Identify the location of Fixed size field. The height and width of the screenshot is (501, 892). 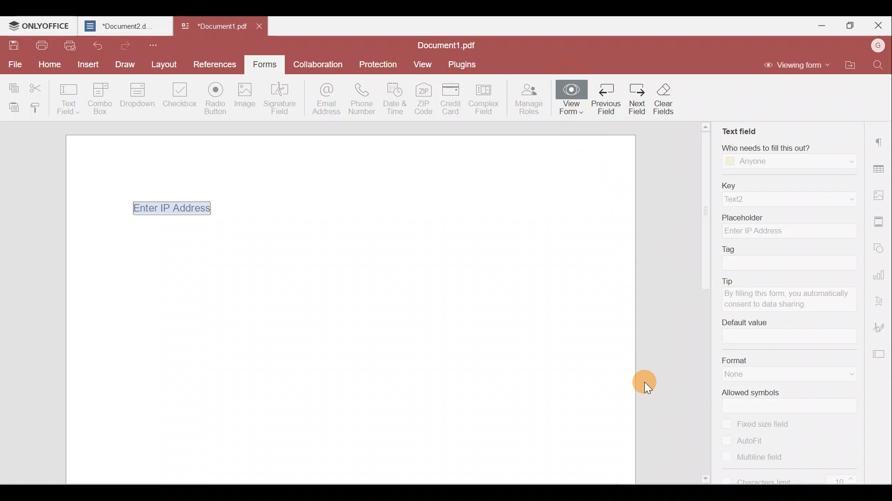
(773, 424).